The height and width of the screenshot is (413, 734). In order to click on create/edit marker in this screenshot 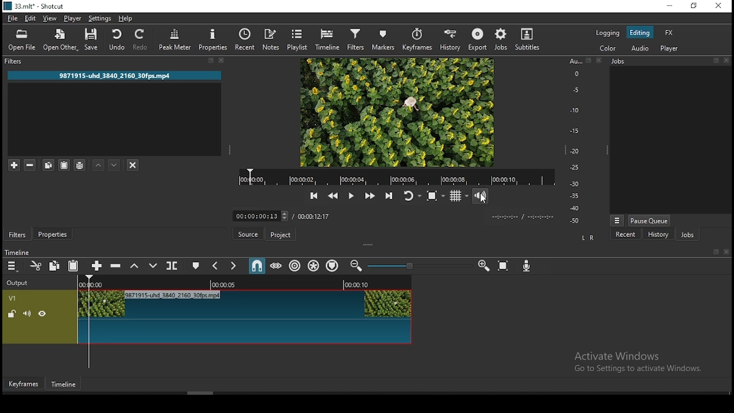, I will do `click(196, 266)`.